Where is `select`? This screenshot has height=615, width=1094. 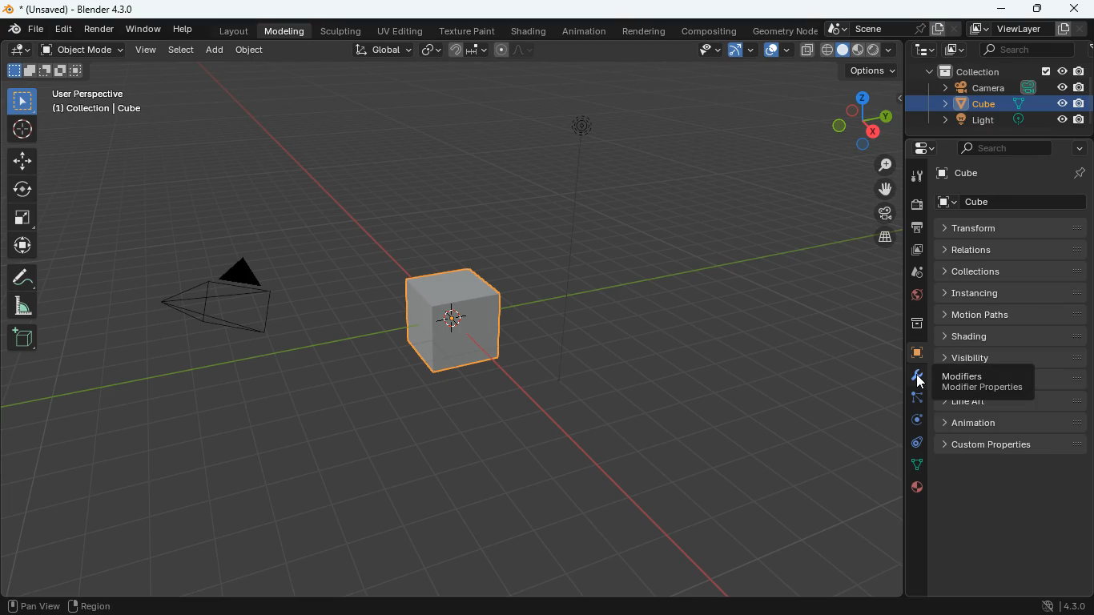
select is located at coordinates (24, 101).